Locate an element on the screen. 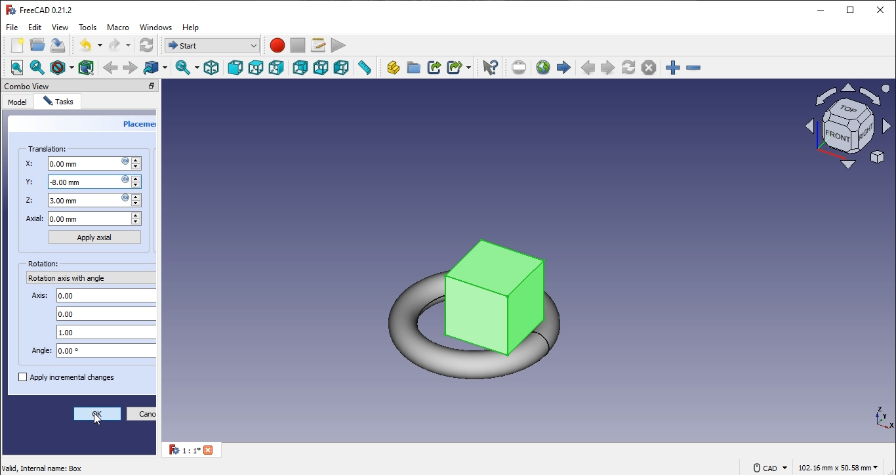  close is located at coordinates (880, 9).